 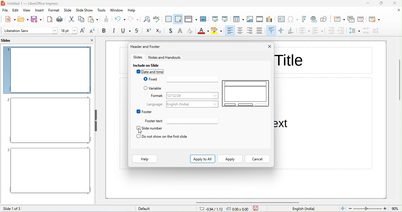 I want to click on increase paragraph spacing, so click(x=365, y=31).